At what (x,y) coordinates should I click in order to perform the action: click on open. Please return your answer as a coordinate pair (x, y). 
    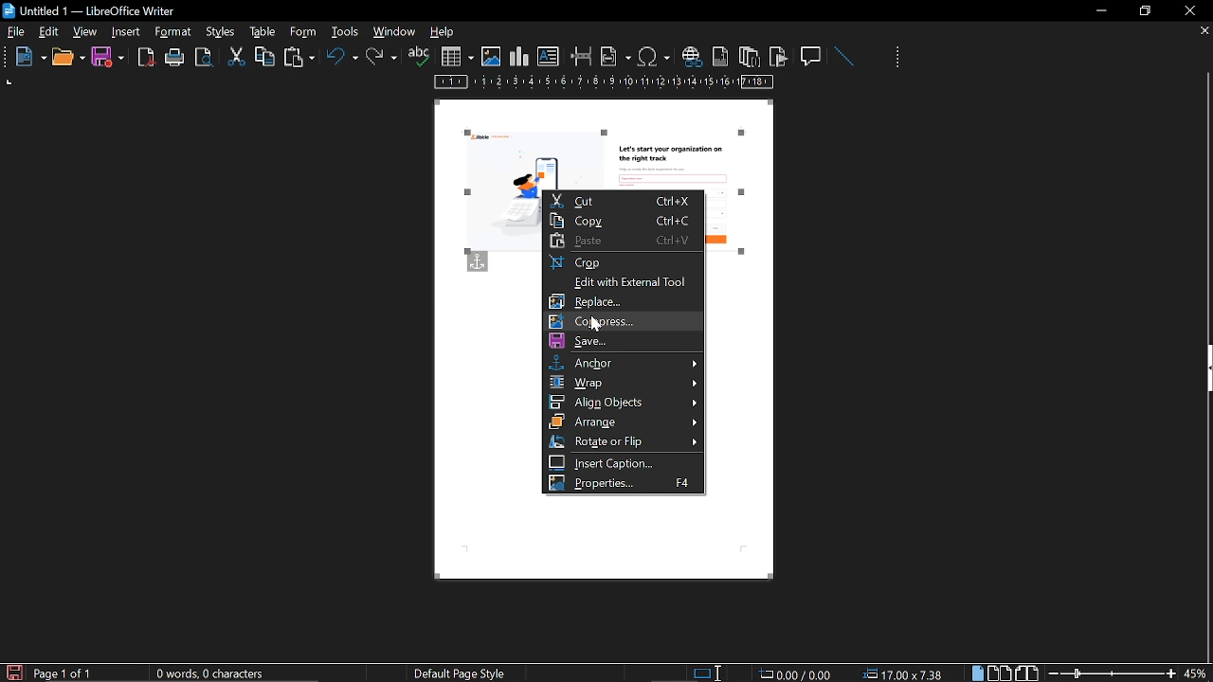
    Looking at the image, I should click on (67, 58).